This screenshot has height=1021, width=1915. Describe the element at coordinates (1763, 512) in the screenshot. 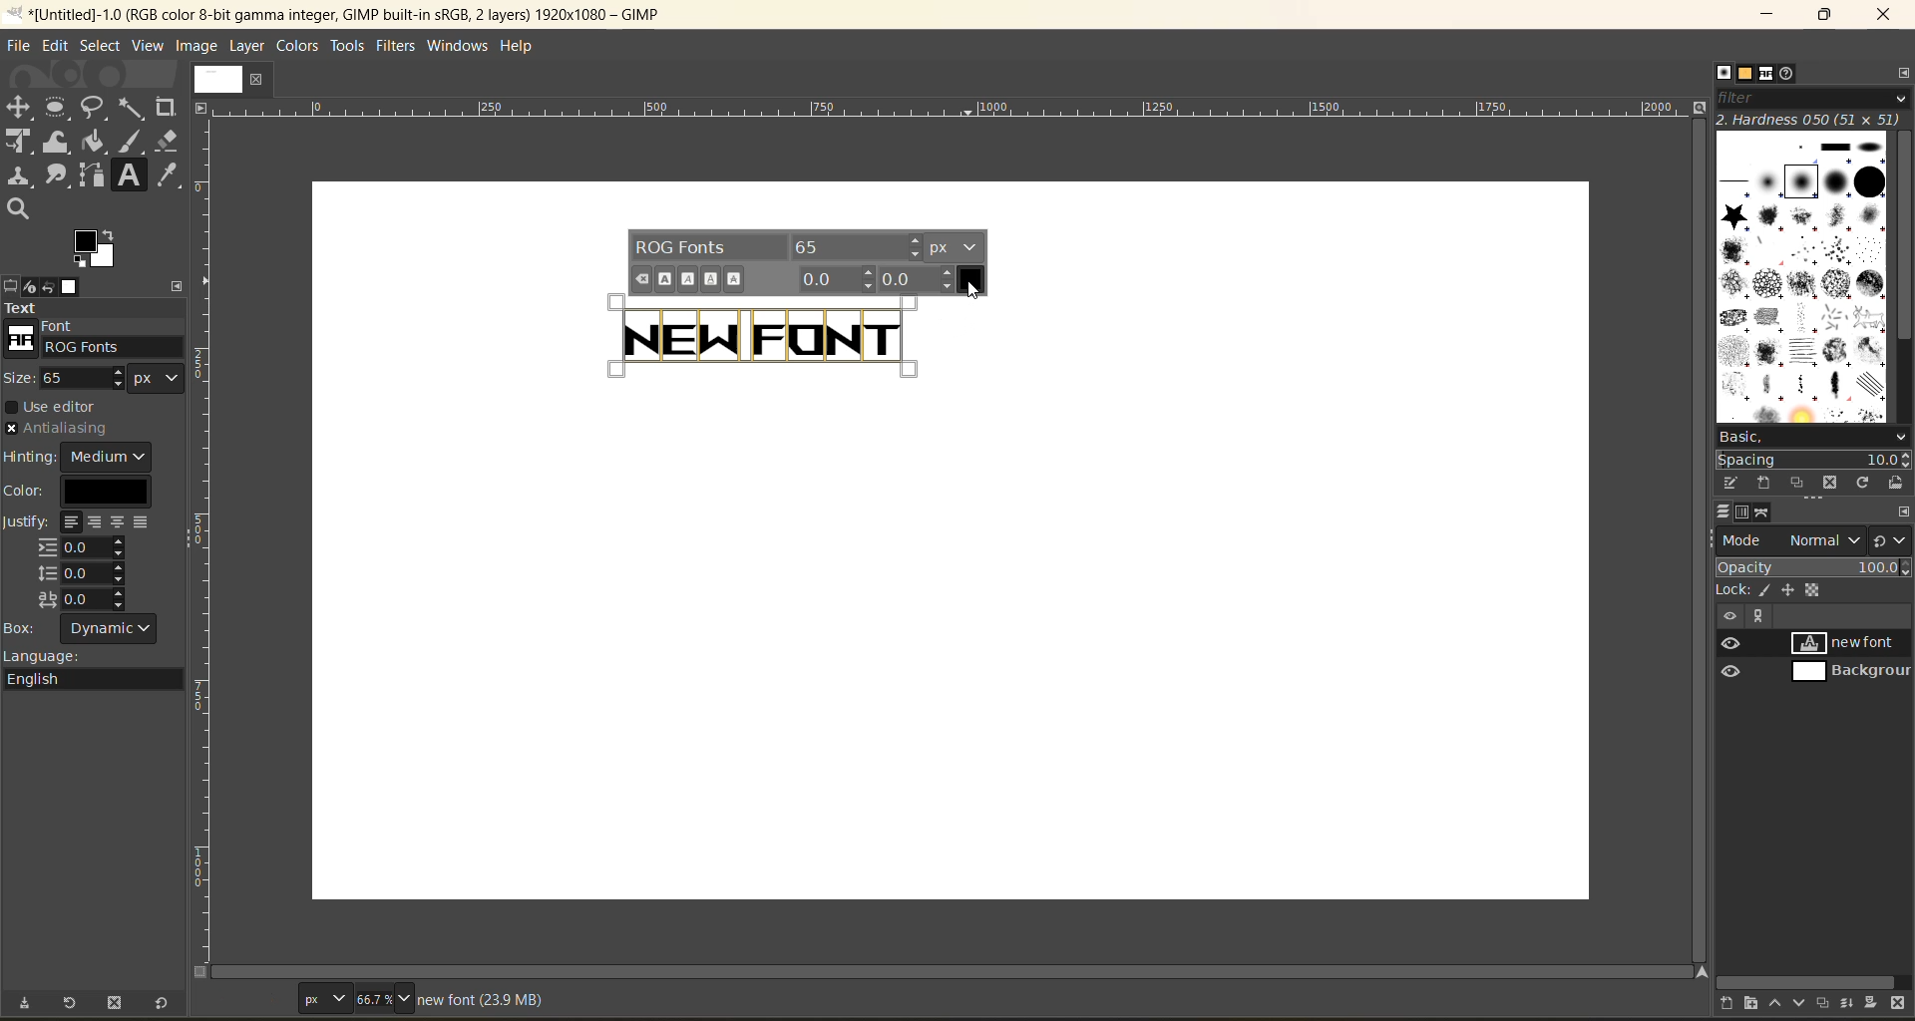

I see `paths` at that location.